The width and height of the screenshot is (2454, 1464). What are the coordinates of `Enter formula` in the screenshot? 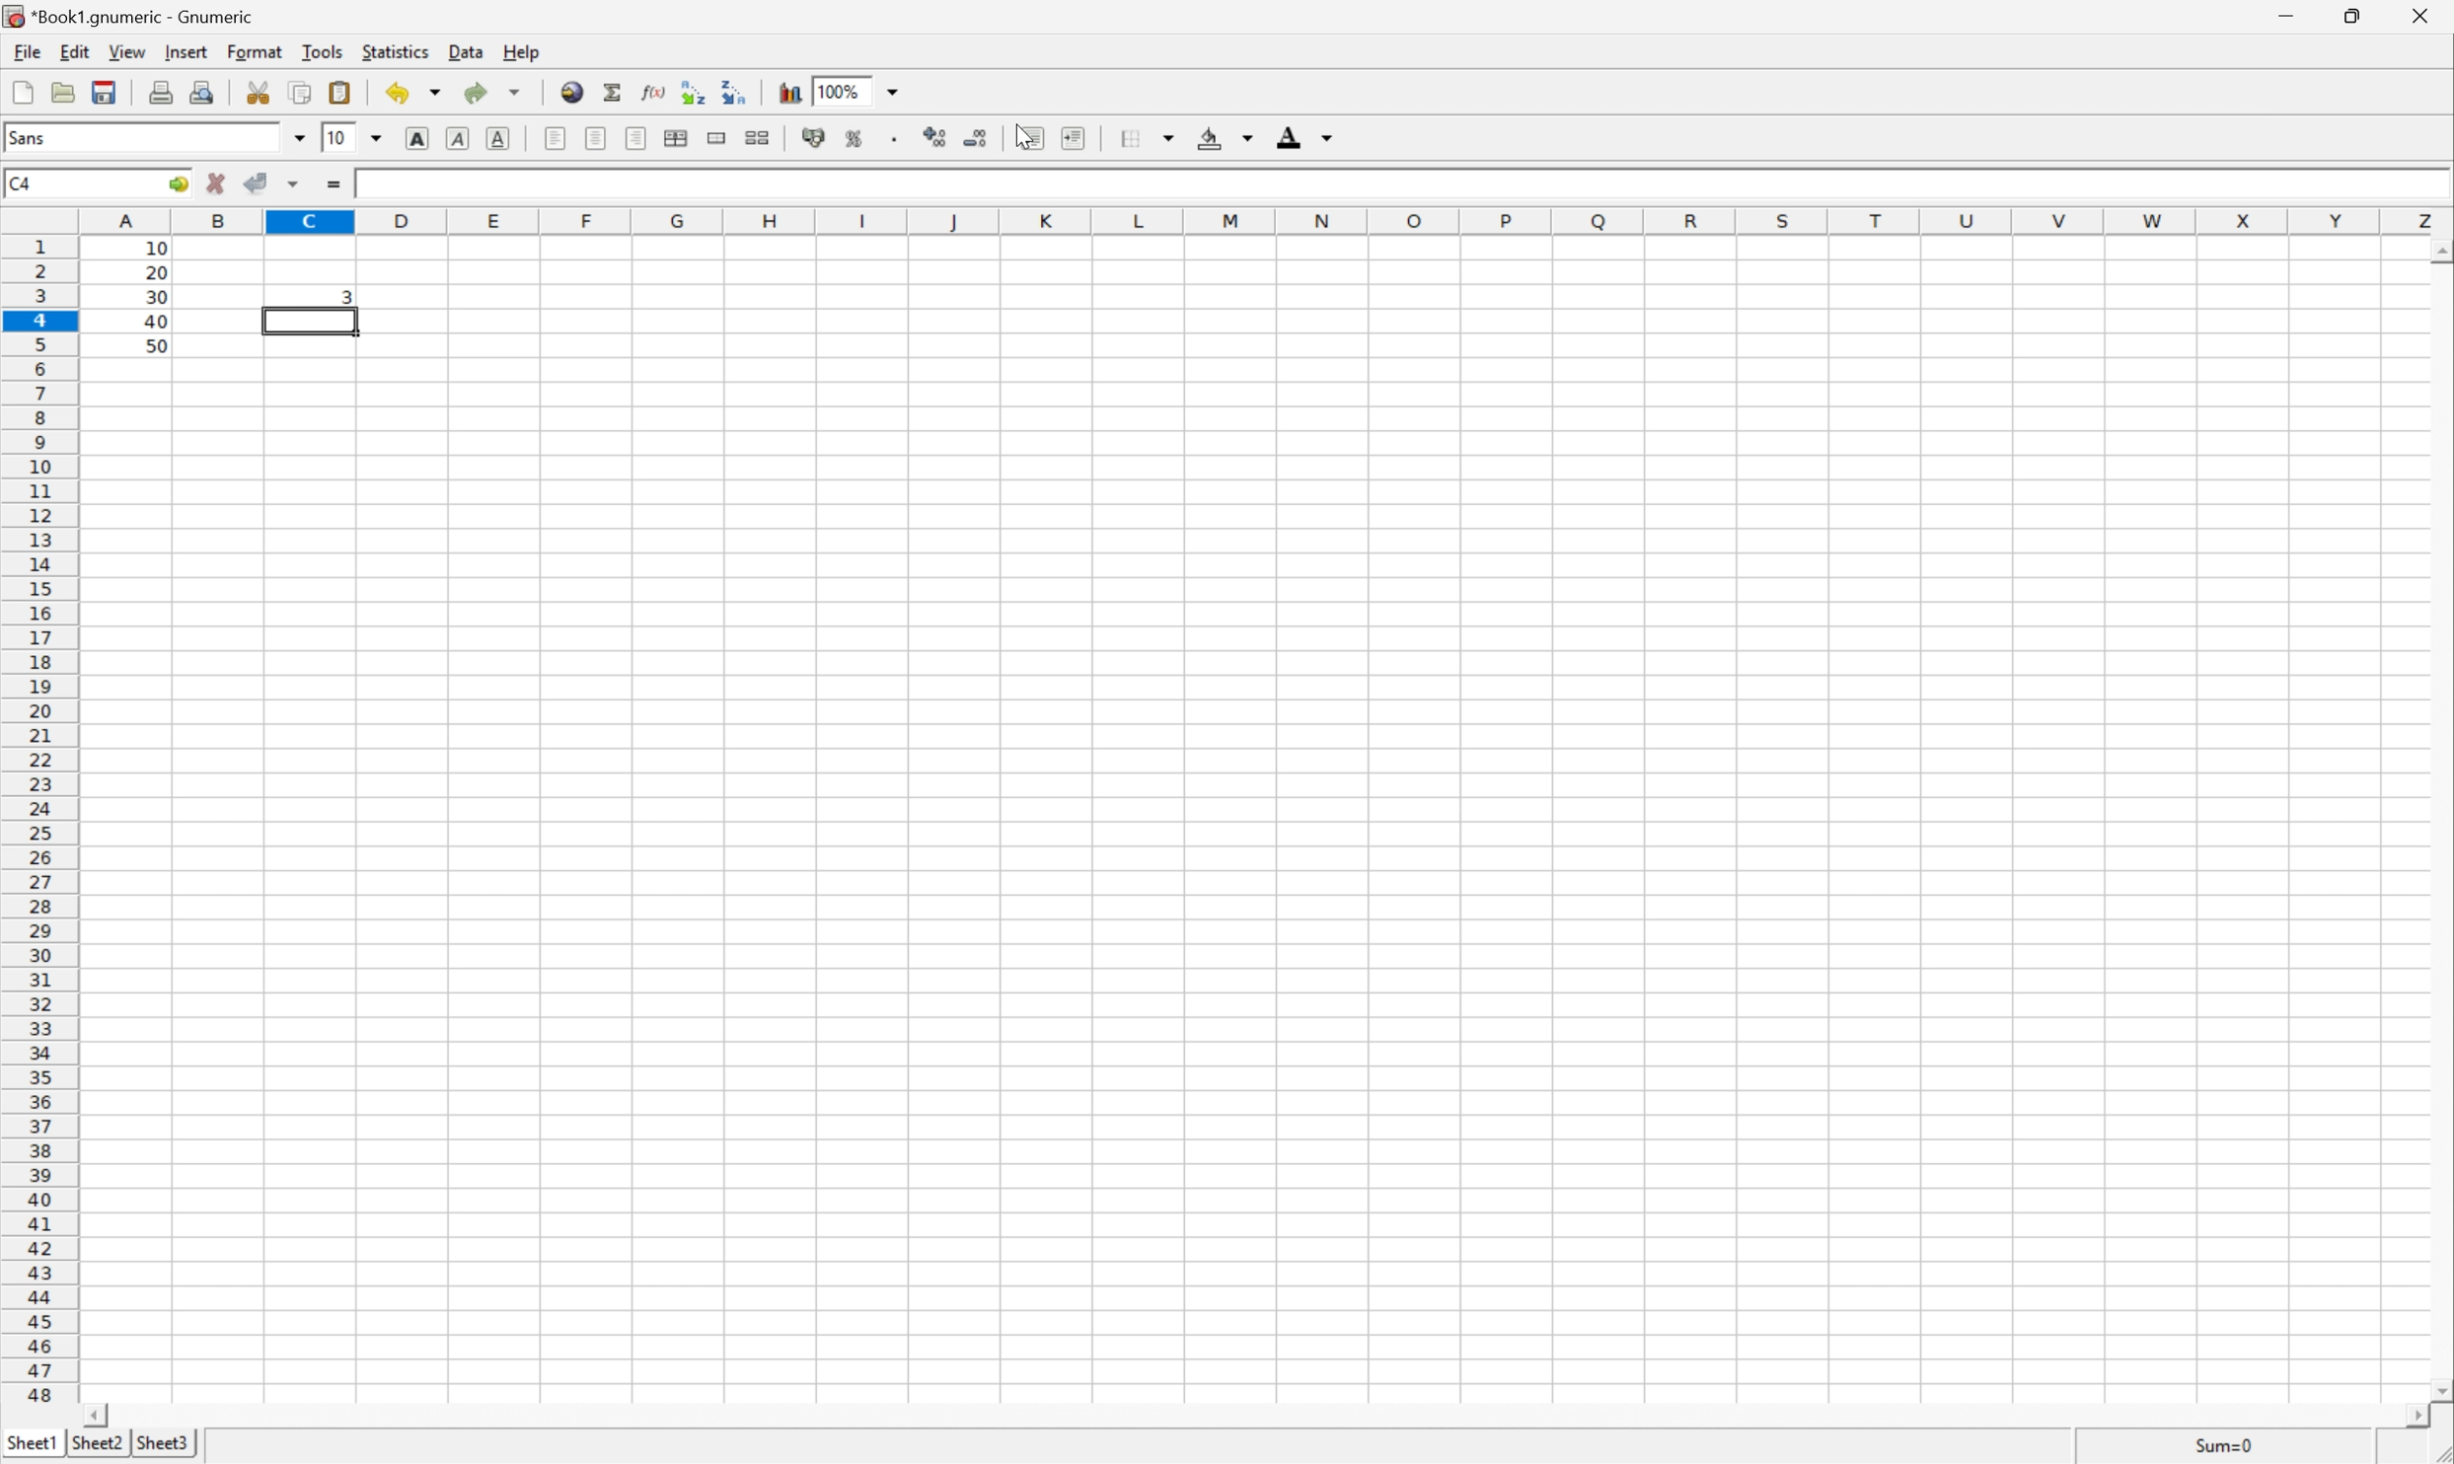 It's located at (333, 185).